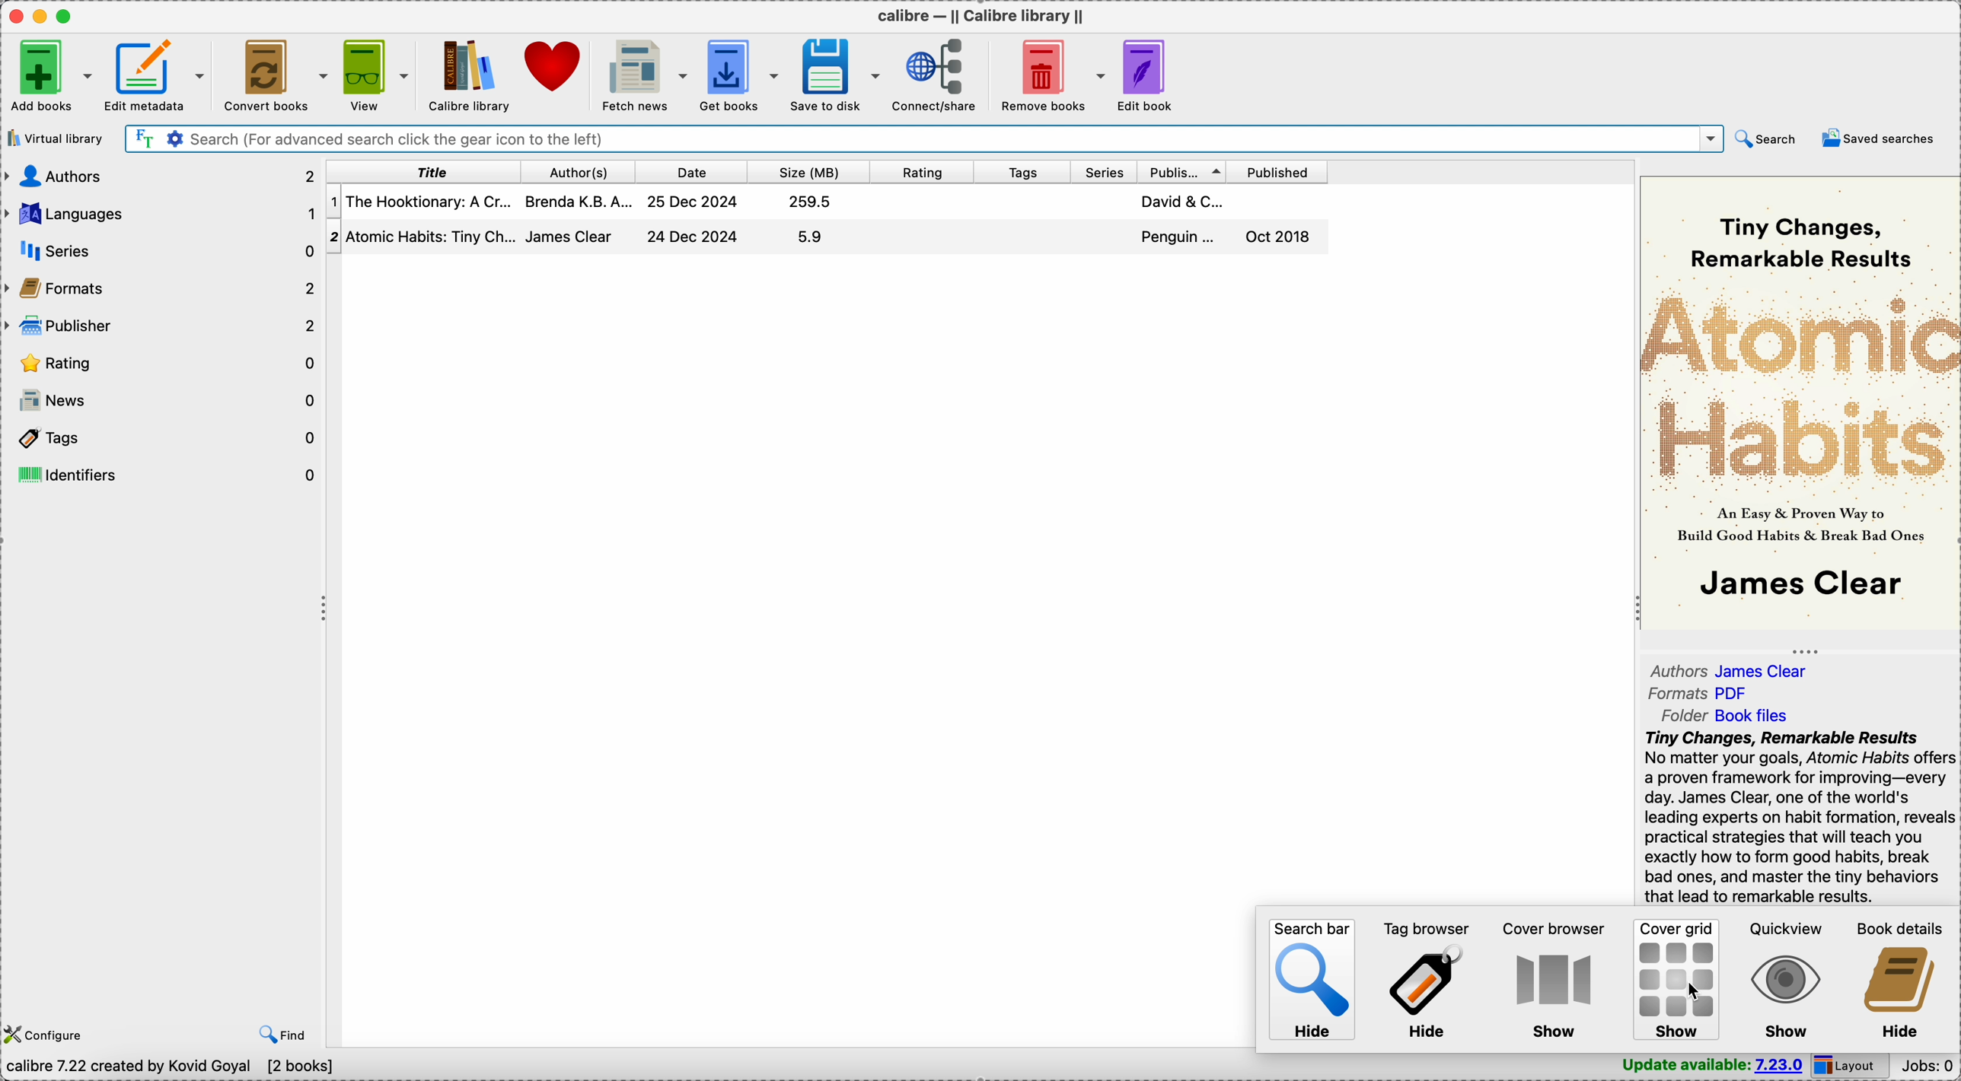  What do you see at coordinates (1897, 979) in the screenshot?
I see `hide book details` at bounding box center [1897, 979].